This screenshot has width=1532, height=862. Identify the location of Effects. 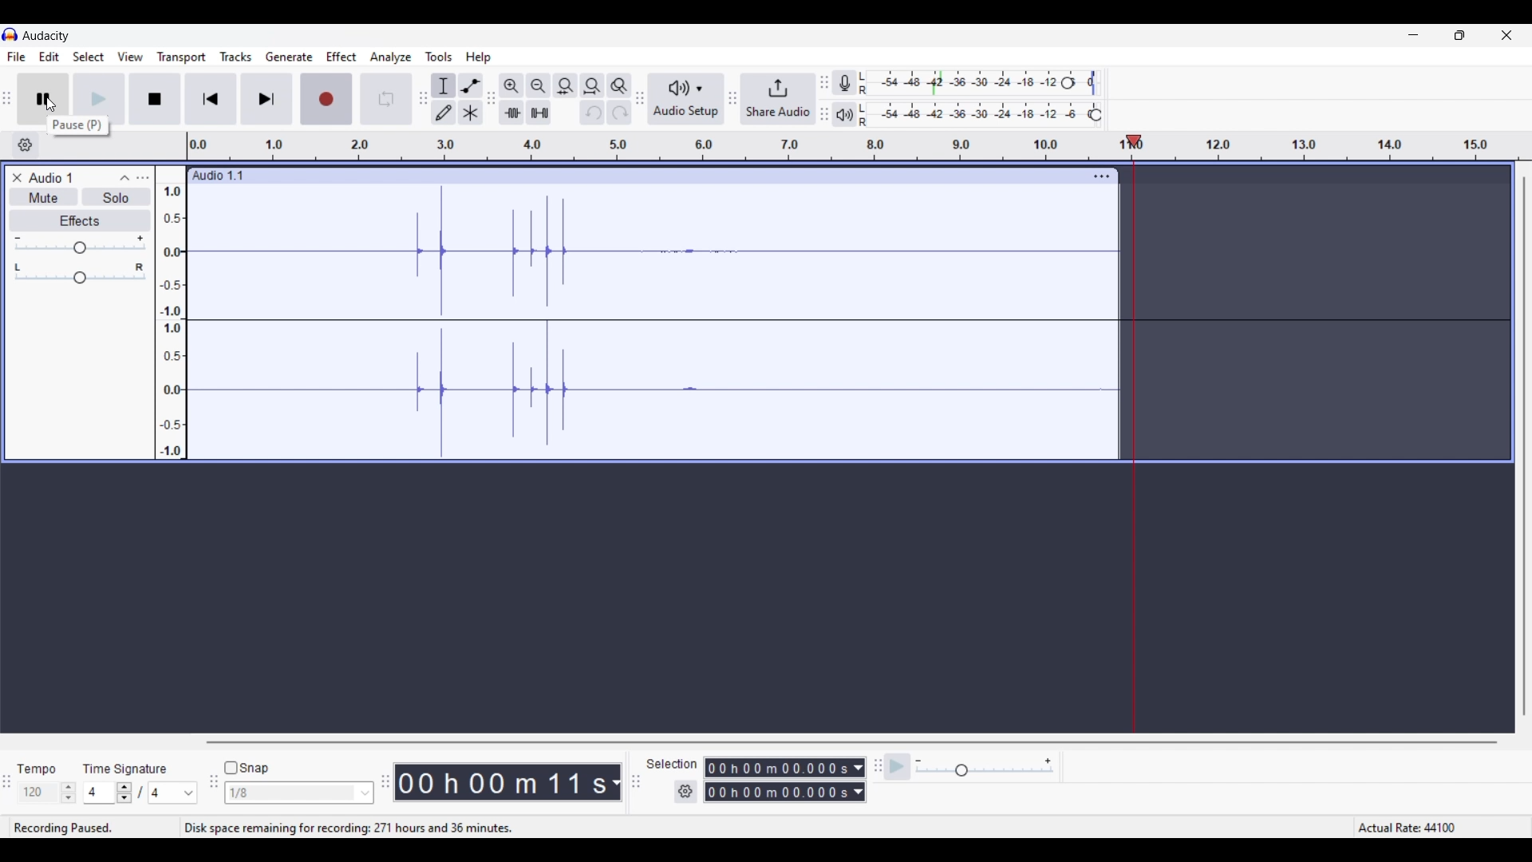
(77, 220).